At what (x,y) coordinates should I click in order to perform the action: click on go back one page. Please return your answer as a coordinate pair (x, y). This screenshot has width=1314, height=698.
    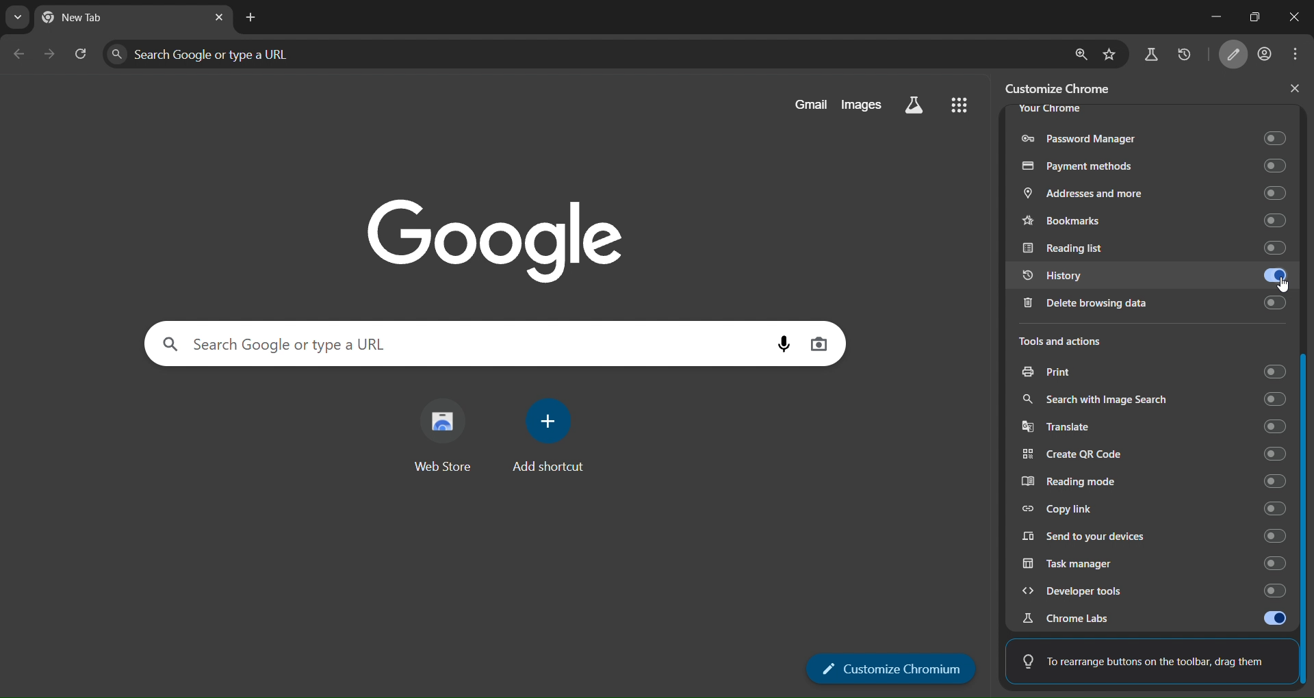
    Looking at the image, I should click on (19, 53).